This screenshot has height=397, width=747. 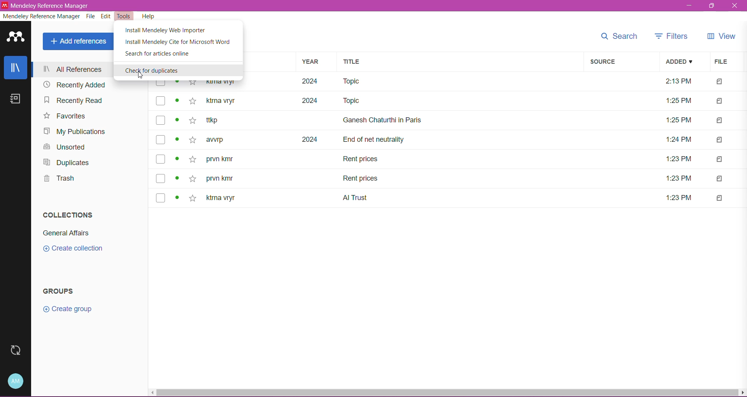 I want to click on authors, so click(x=223, y=102).